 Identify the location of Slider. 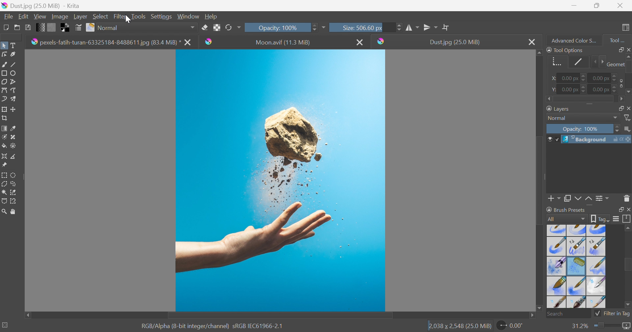
(618, 129).